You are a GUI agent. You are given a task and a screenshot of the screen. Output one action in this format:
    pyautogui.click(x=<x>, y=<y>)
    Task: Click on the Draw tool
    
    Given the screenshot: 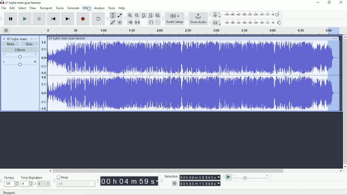 What is the action you would take?
    pyautogui.click(x=112, y=22)
    